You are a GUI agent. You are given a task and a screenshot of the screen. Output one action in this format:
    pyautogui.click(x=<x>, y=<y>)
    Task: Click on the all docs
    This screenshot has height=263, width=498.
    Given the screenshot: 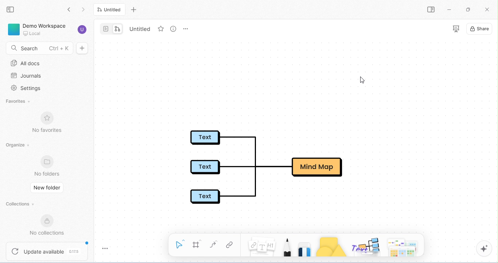 What is the action you would take?
    pyautogui.click(x=28, y=62)
    